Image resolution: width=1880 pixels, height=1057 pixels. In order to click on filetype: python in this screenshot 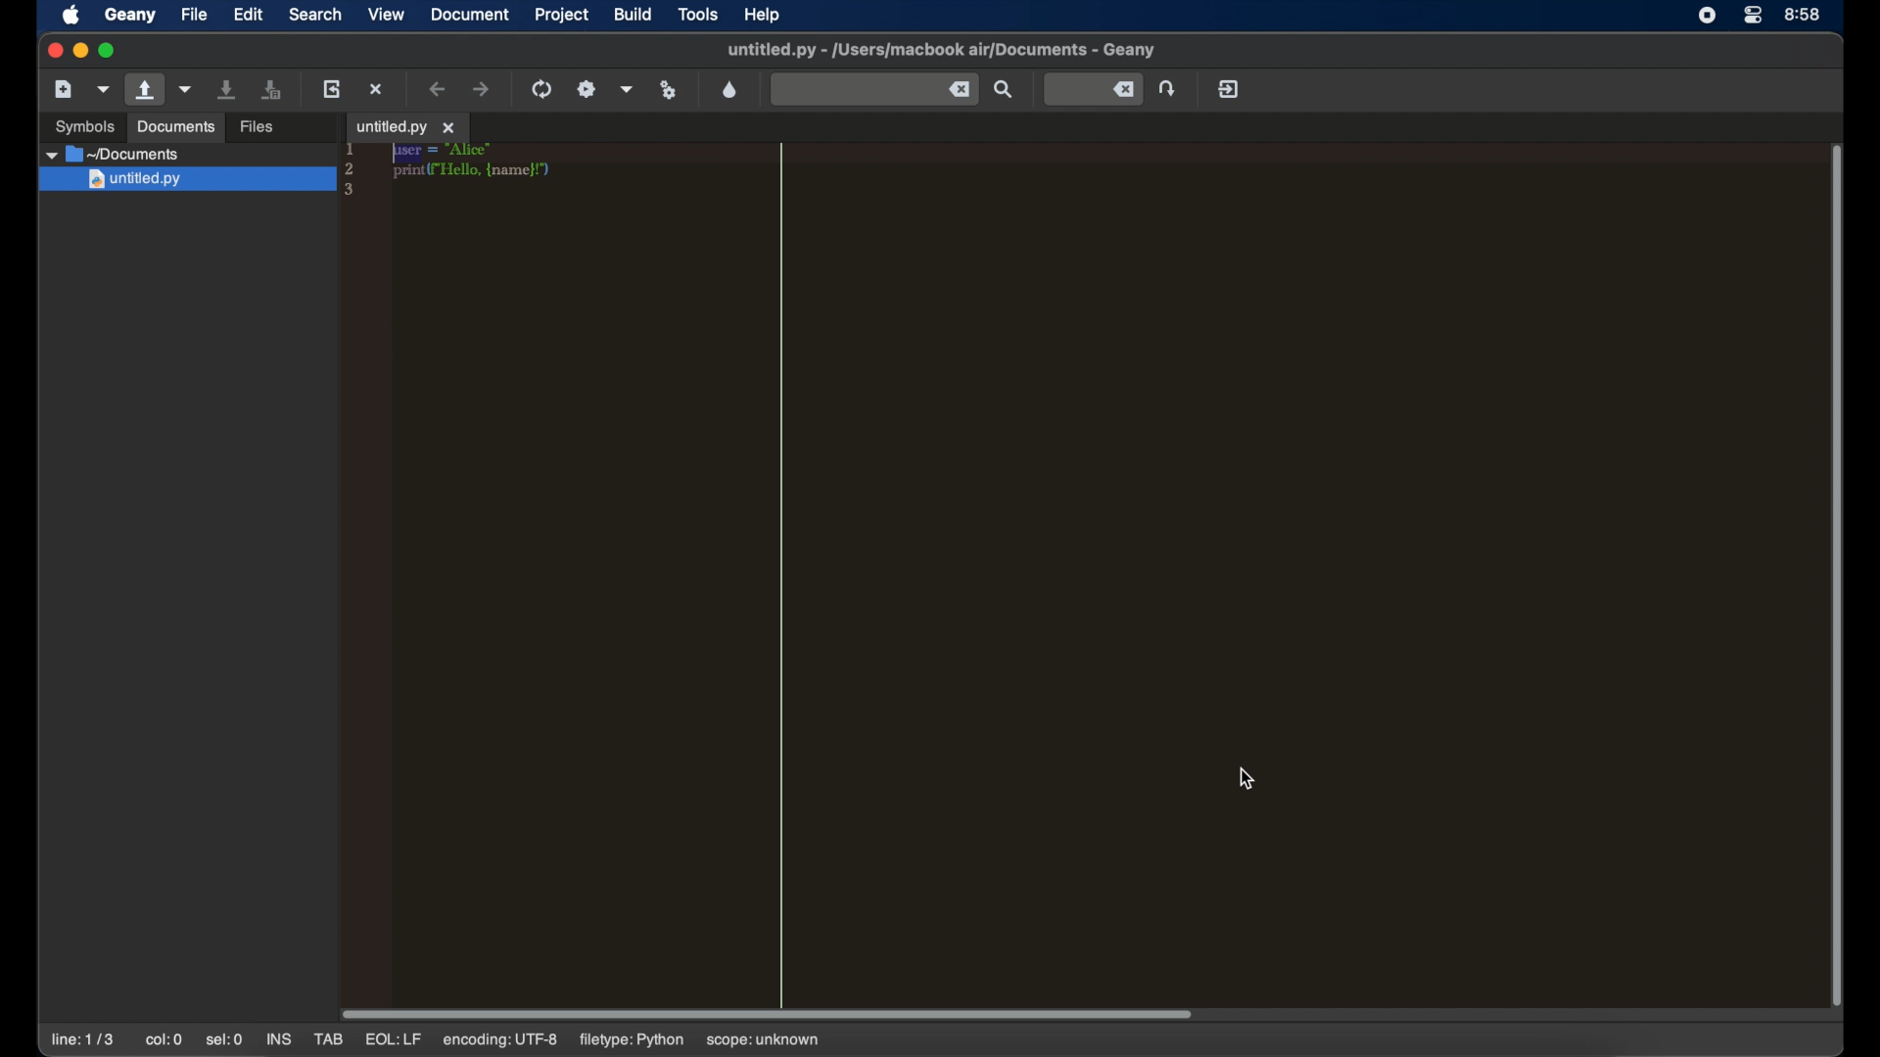, I will do `click(634, 1041)`.